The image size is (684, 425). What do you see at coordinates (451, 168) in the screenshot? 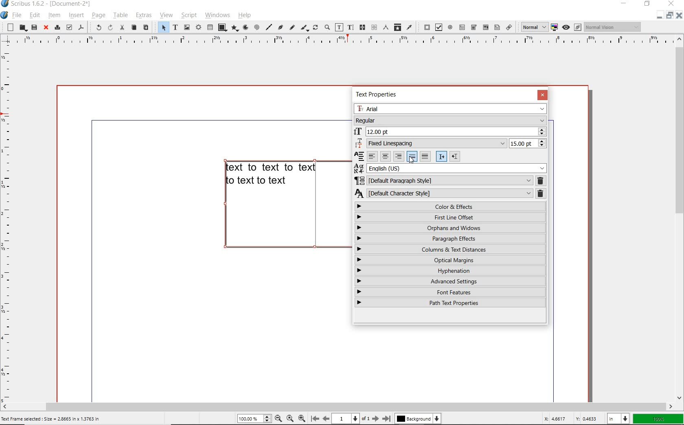
I see `TEXT LANGUAGE` at bounding box center [451, 168].